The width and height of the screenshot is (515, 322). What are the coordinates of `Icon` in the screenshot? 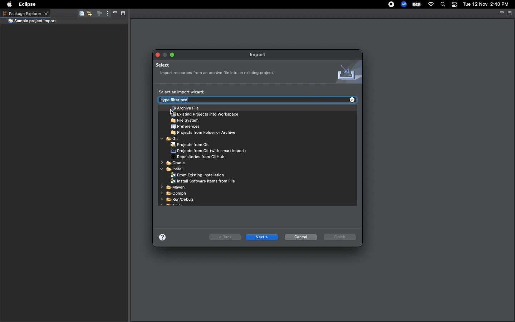 It's located at (346, 72).